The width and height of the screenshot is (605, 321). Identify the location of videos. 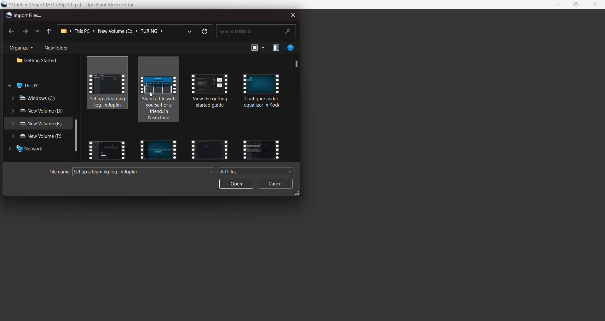
(212, 96).